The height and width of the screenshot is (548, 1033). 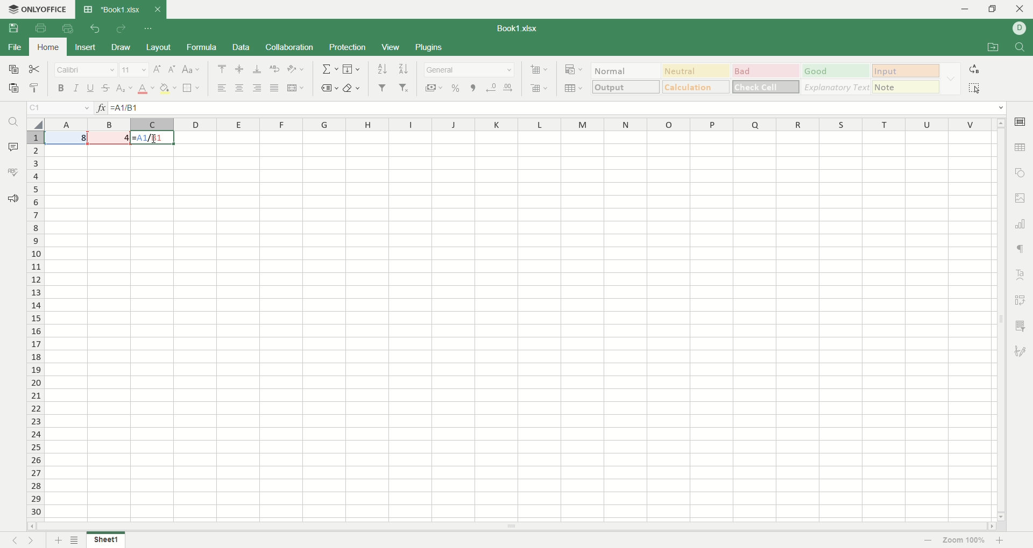 I want to click on 8, so click(x=65, y=137).